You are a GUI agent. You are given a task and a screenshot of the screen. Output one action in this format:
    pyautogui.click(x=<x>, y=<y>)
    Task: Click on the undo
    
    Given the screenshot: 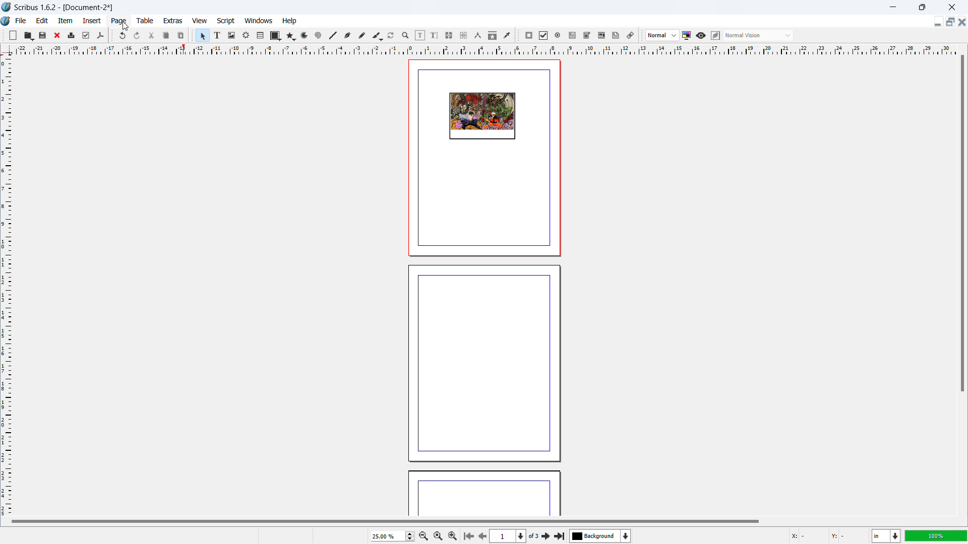 What is the action you would take?
    pyautogui.click(x=124, y=35)
    